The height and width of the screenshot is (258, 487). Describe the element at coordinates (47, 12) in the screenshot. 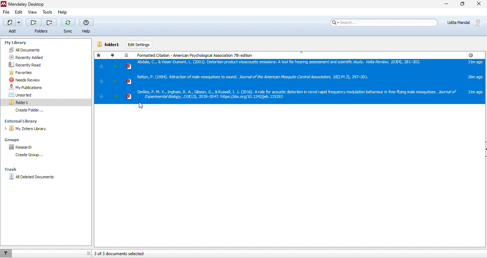

I see `tools` at that location.